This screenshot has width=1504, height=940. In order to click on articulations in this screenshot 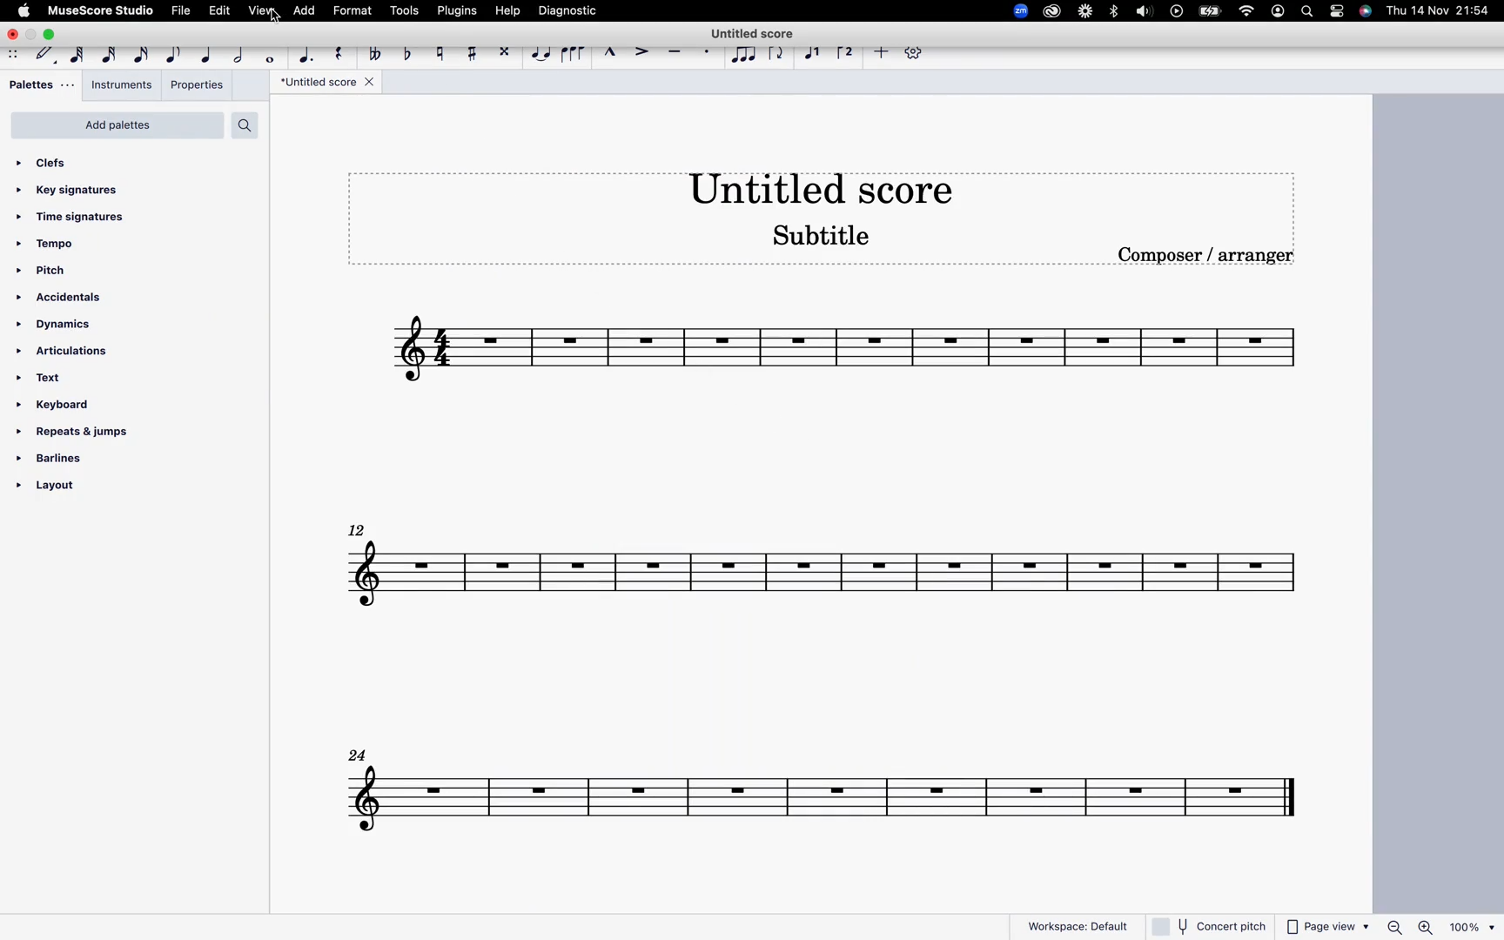, I will do `click(70, 350)`.